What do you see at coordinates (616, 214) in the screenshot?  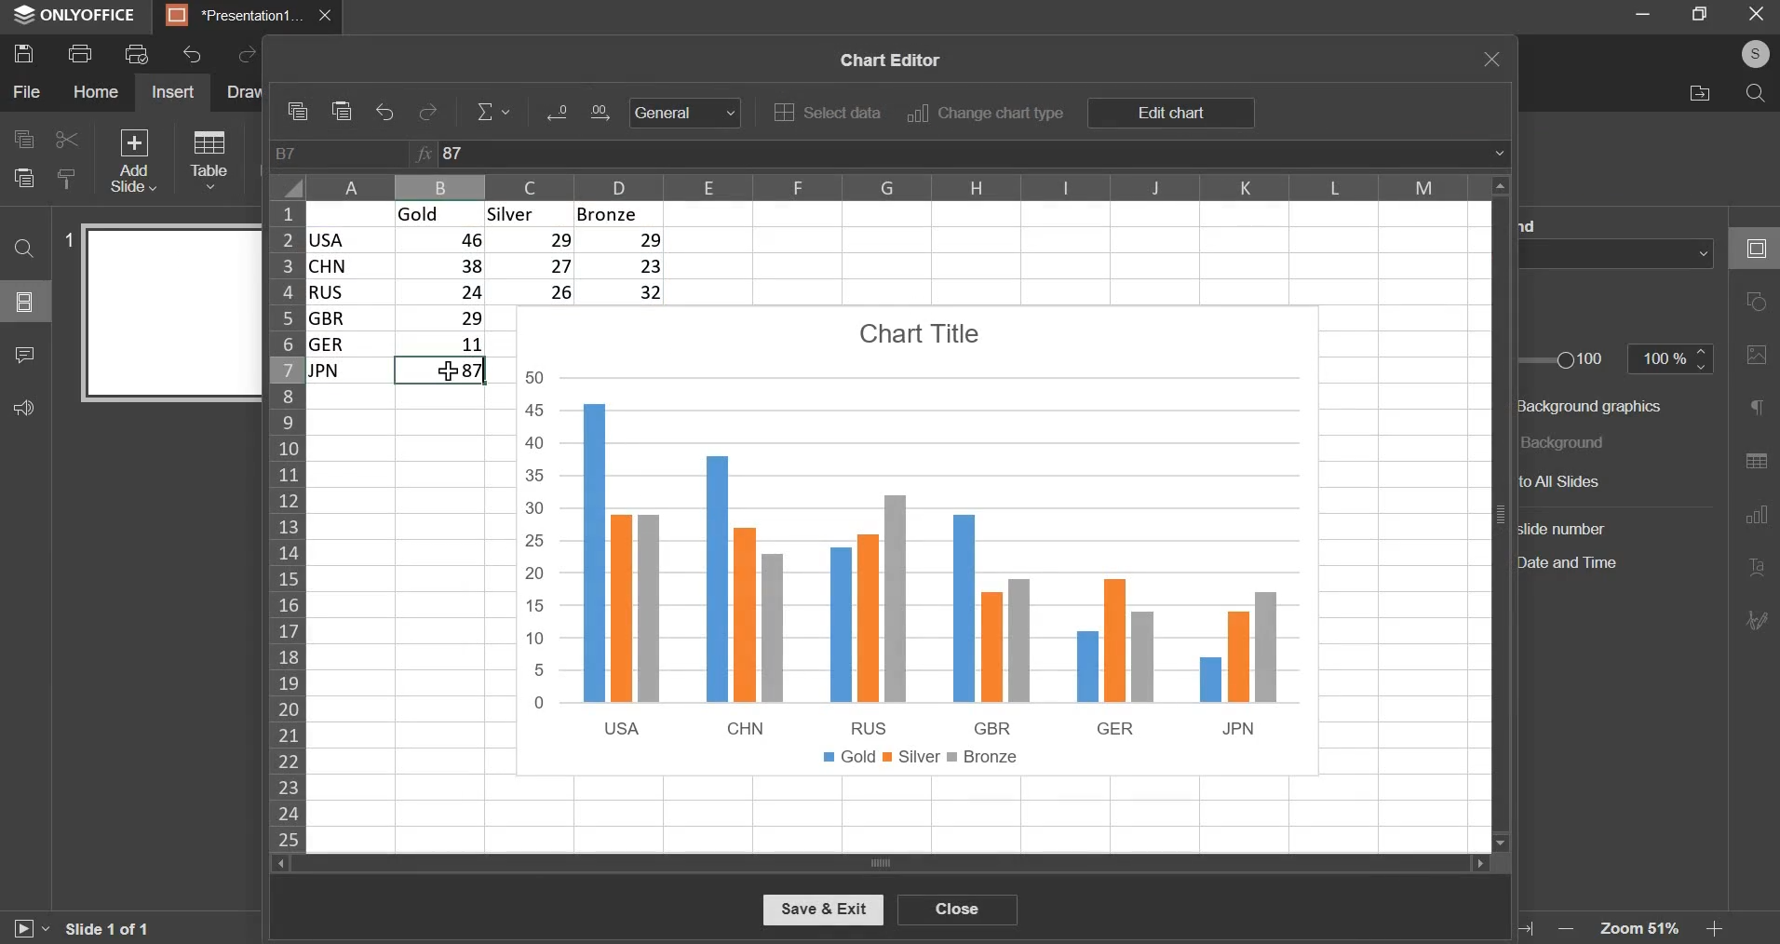 I see `bronze` at bounding box center [616, 214].